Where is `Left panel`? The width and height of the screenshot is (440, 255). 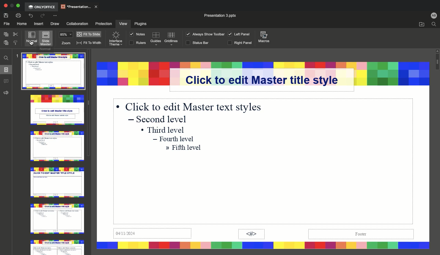 Left panel is located at coordinates (238, 34).